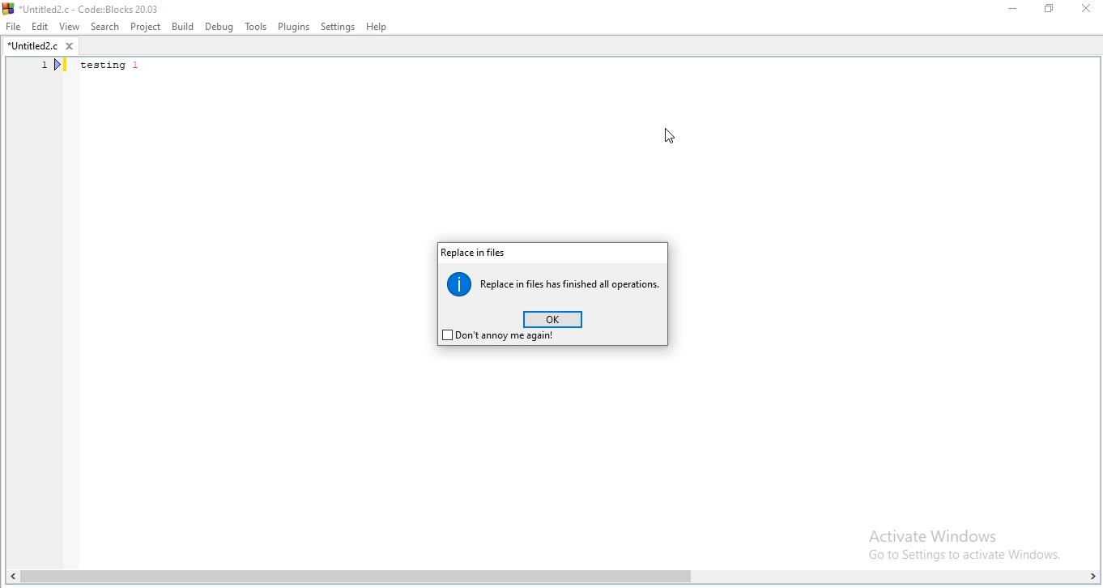 The height and width of the screenshot is (588, 1103). Describe the element at coordinates (339, 27) in the screenshot. I see `settings` at that location.